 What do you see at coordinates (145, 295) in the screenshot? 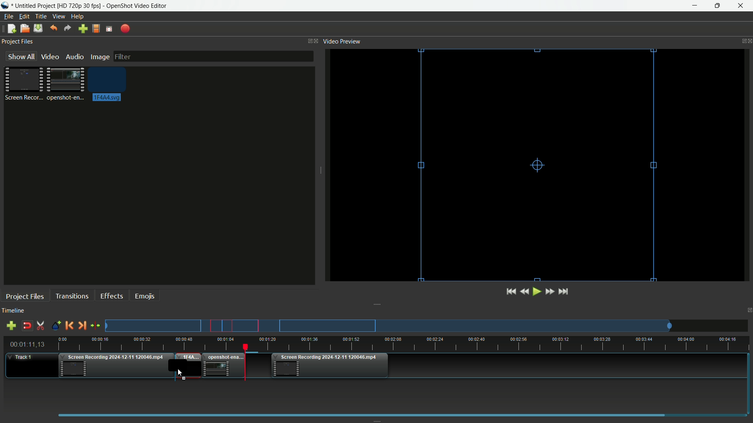
I see `Emojis` at bounding box center [145, 295].